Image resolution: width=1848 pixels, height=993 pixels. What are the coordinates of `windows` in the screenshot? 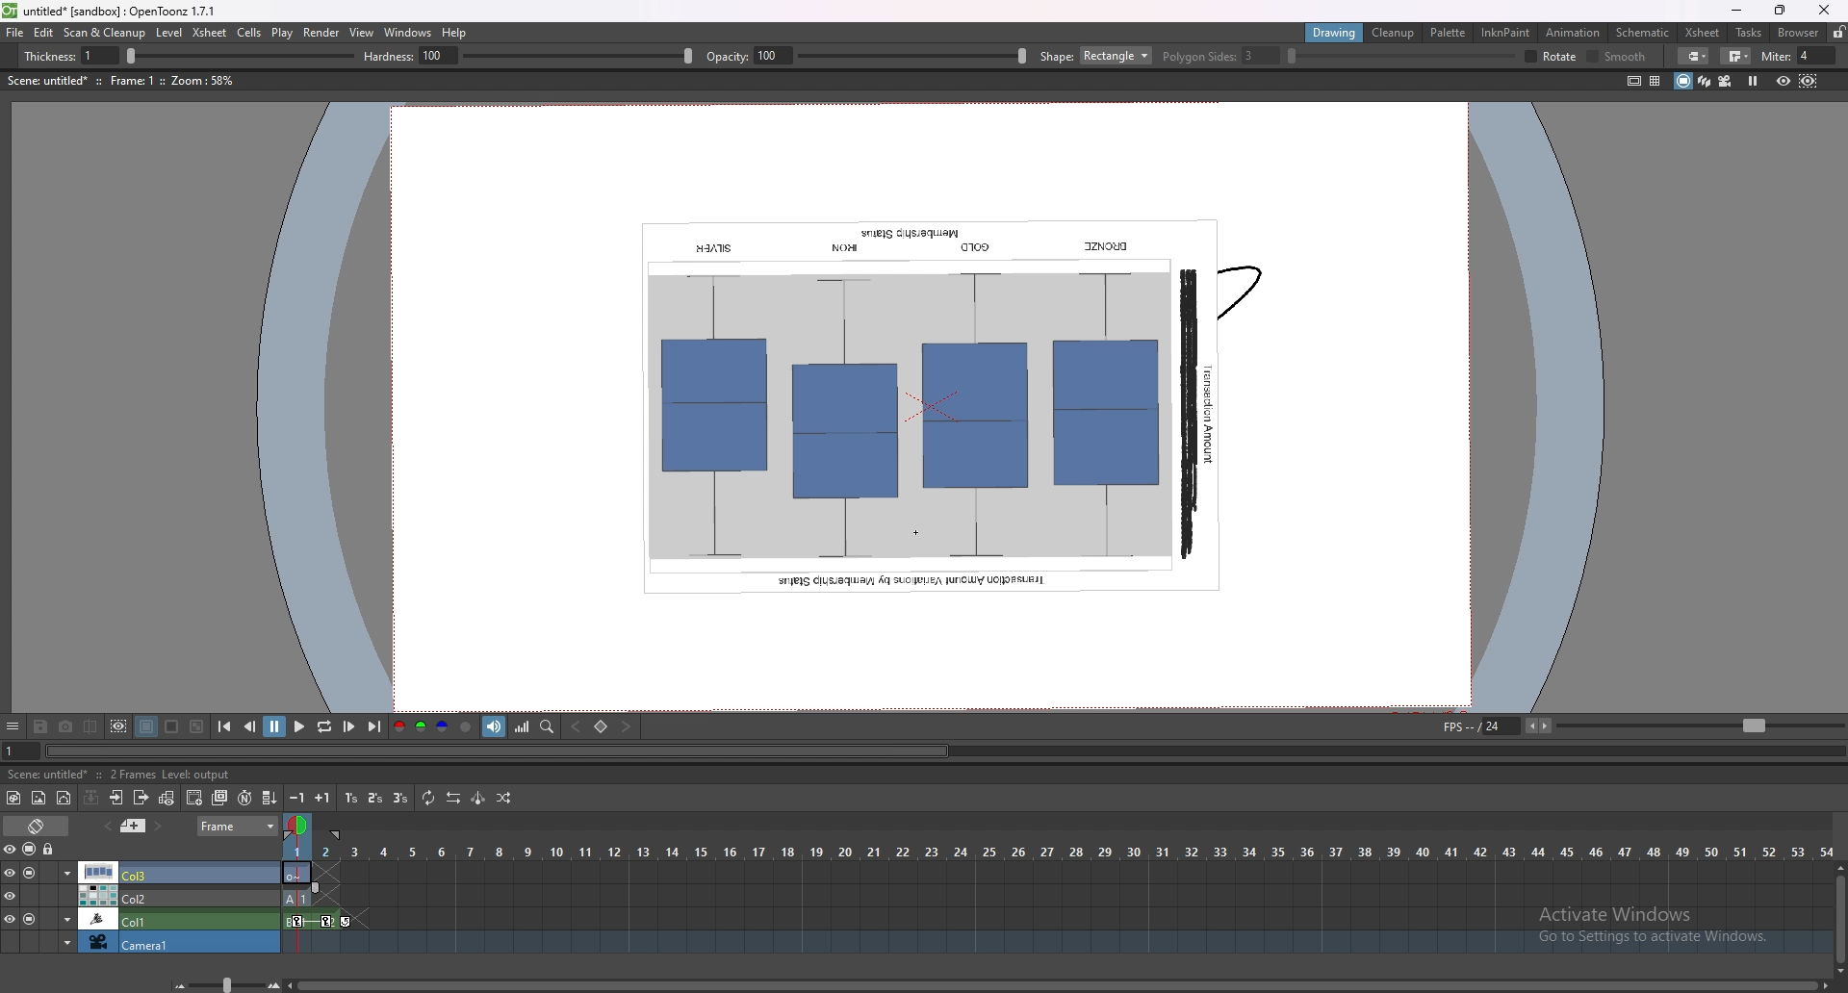 It's located at (407, 33).